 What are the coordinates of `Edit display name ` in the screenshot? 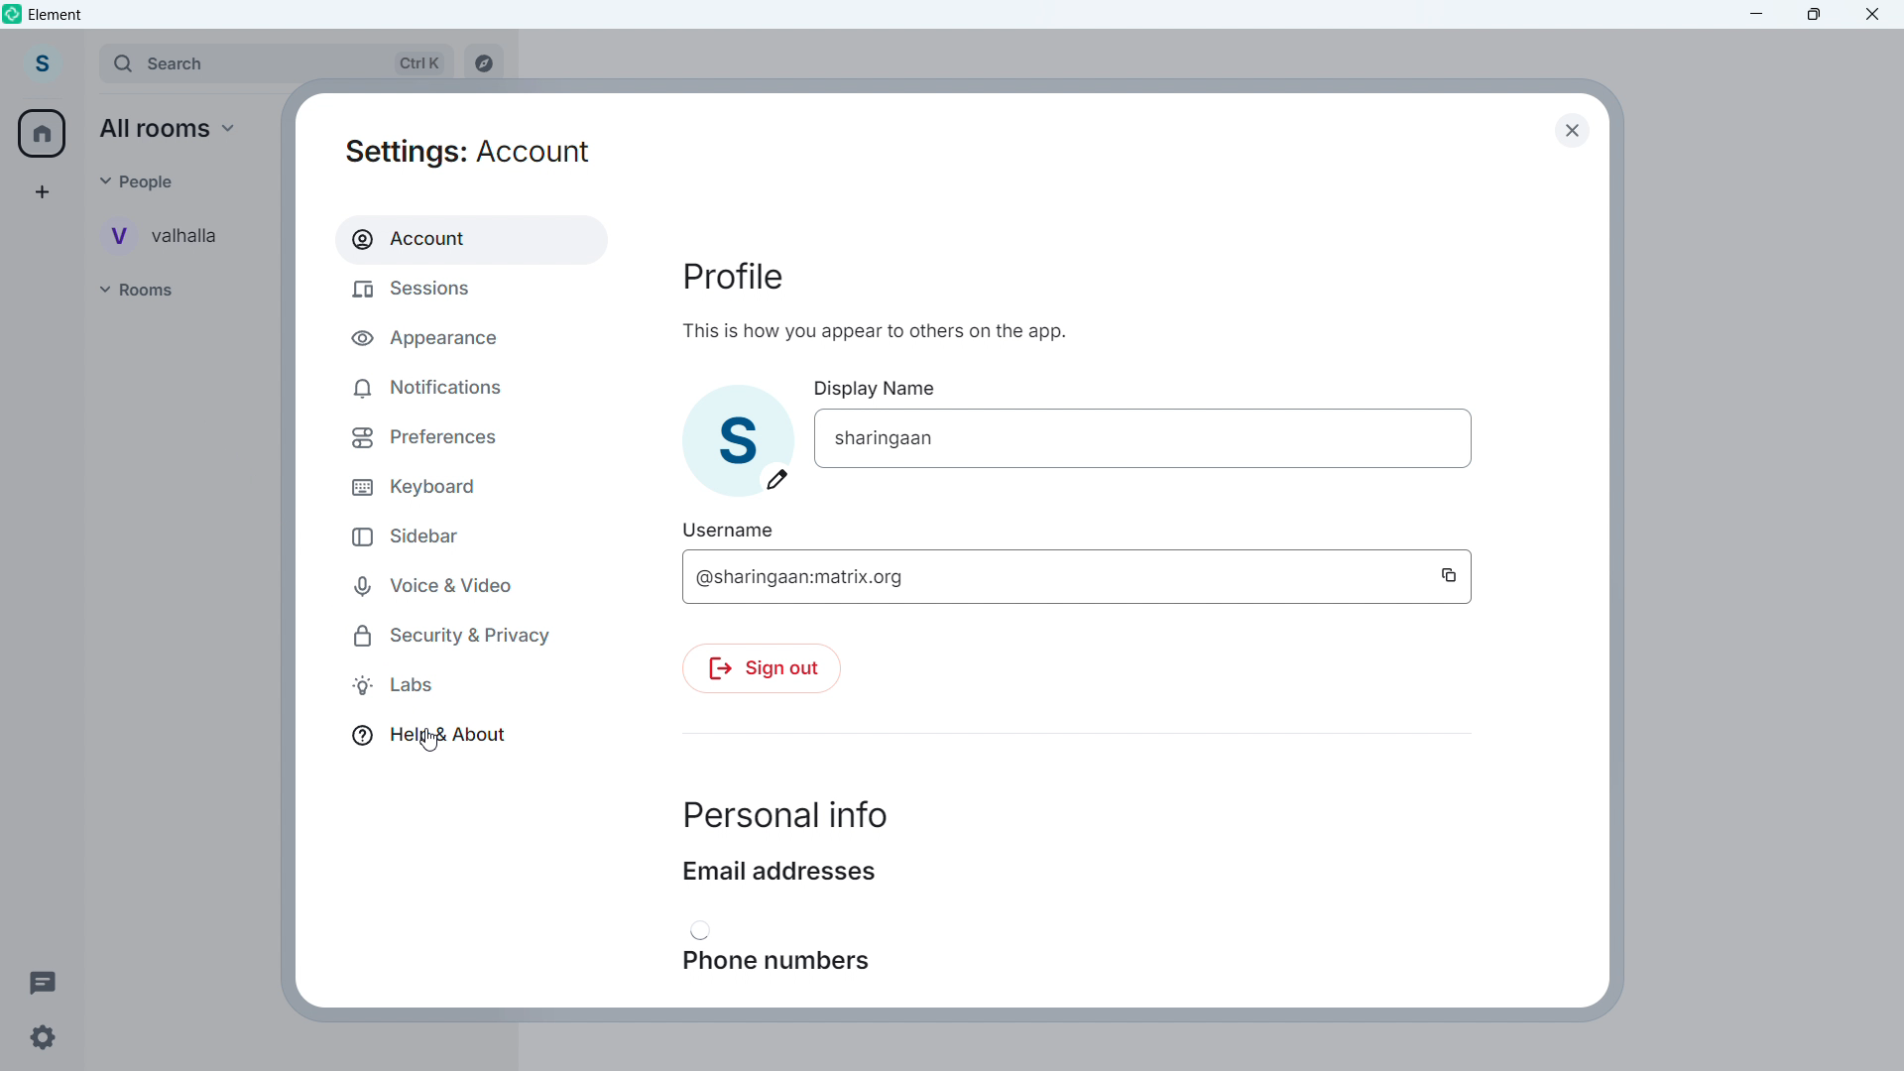 It's located at (1142, 438).